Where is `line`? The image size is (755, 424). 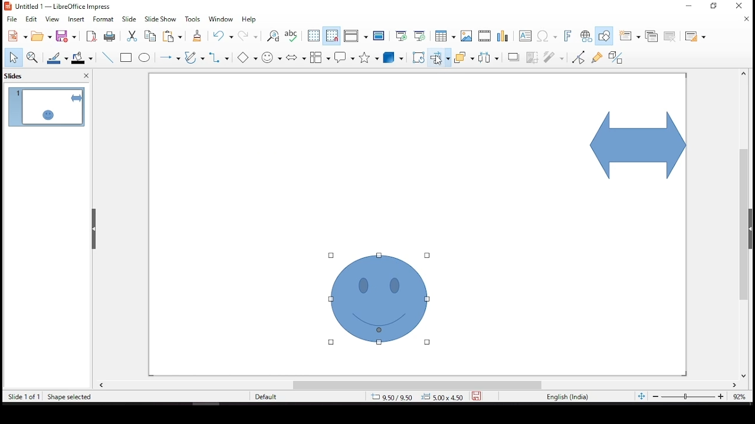 line is located at coordinates (107, 58).